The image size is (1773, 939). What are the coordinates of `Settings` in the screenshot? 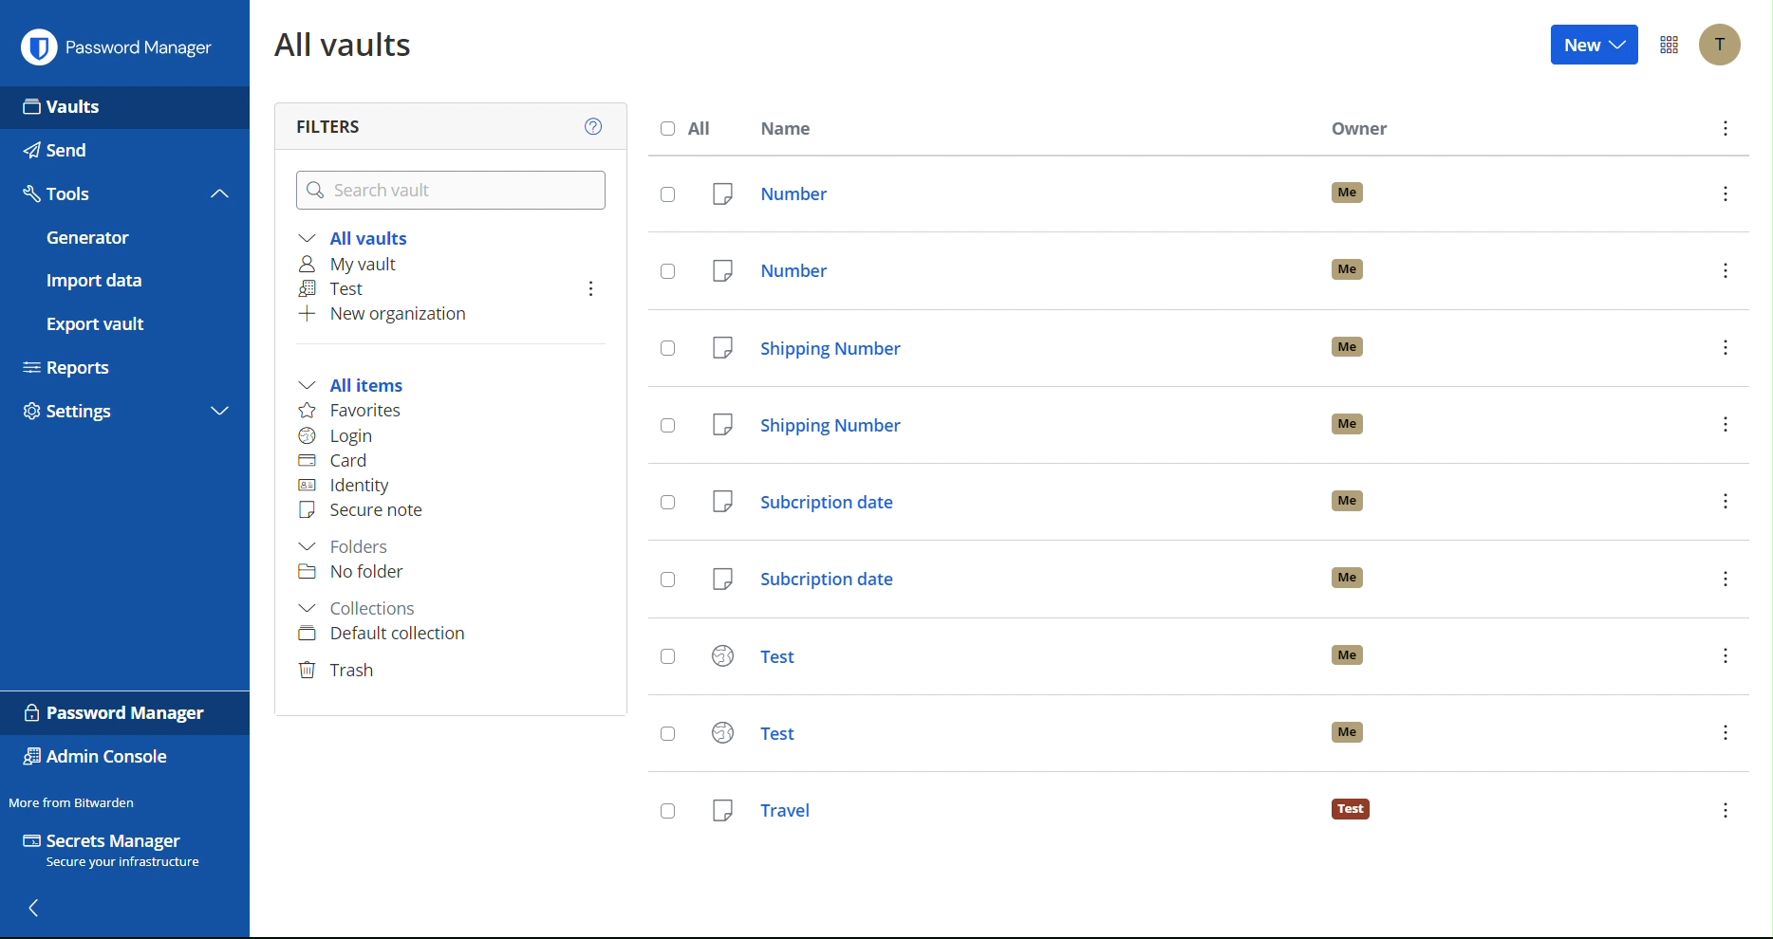 It's located at (102, 415).